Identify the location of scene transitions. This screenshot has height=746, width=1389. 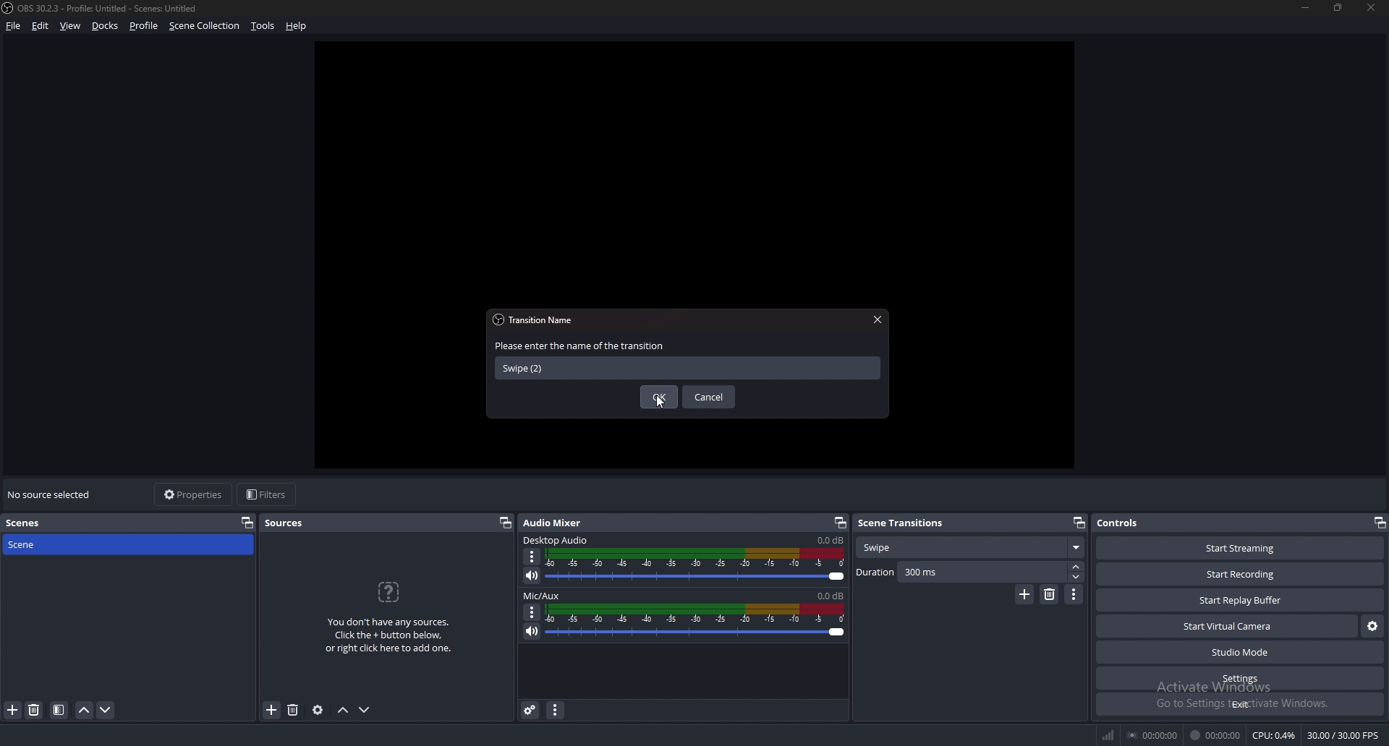
(903, 523).